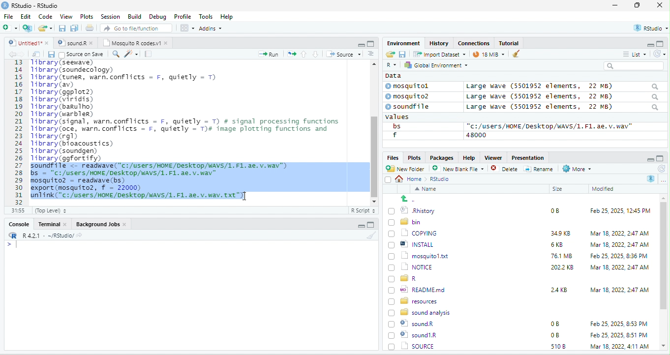  I want to click on Large wave (5501952 elements, 22 MB), so click(563, 108).